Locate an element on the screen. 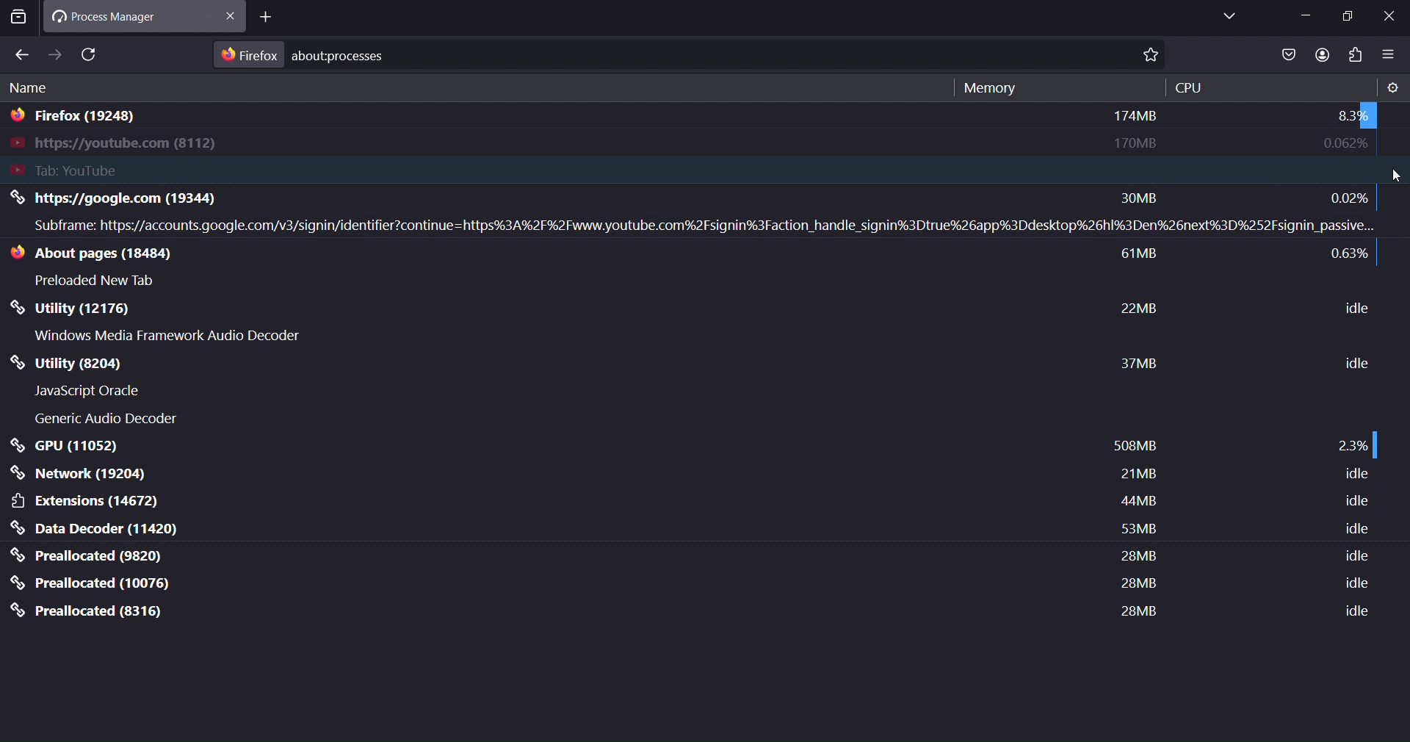  idle is located at coordinates (1359, 363).